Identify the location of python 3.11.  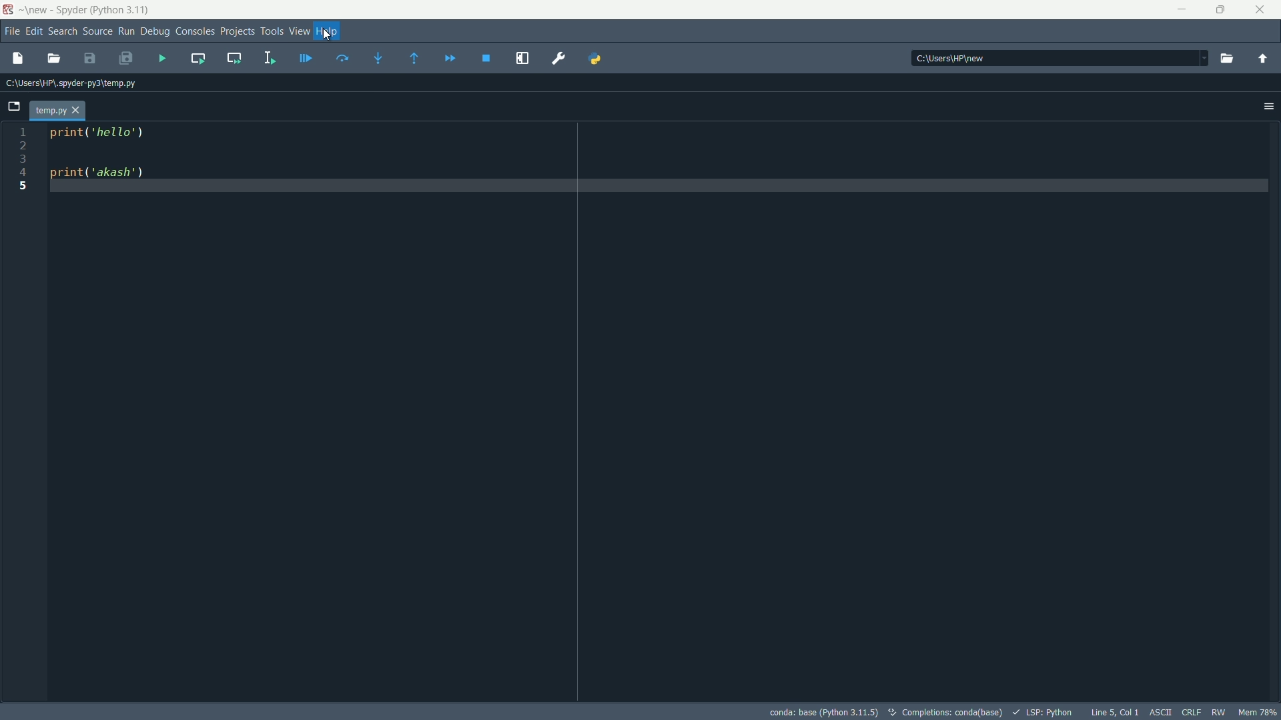
(122, 10).